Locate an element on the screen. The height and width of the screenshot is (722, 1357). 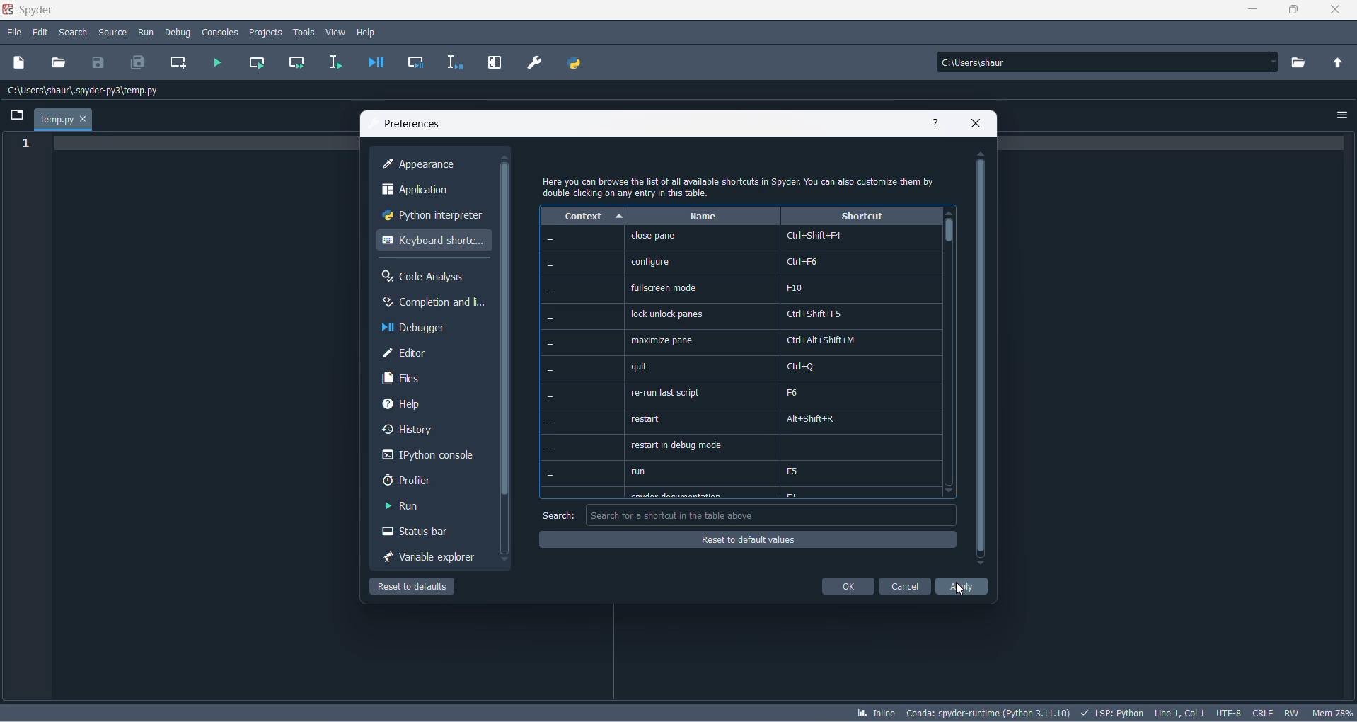
spyder application name is located at coordinates (30, 11).